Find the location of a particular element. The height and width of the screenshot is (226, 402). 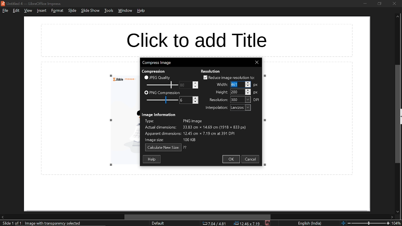

vertical scrollbar is located at coordinates (398, 114).